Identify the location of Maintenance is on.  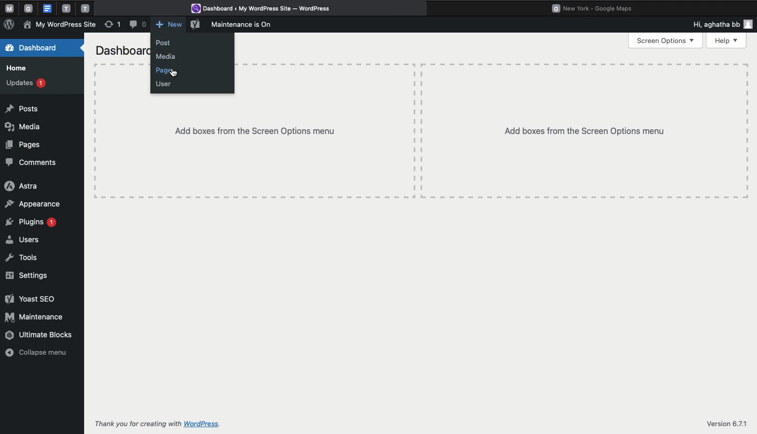
(245, 25).